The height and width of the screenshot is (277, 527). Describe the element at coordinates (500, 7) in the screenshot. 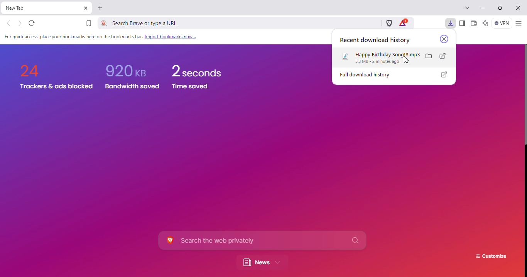

I see `maximize` at that location.